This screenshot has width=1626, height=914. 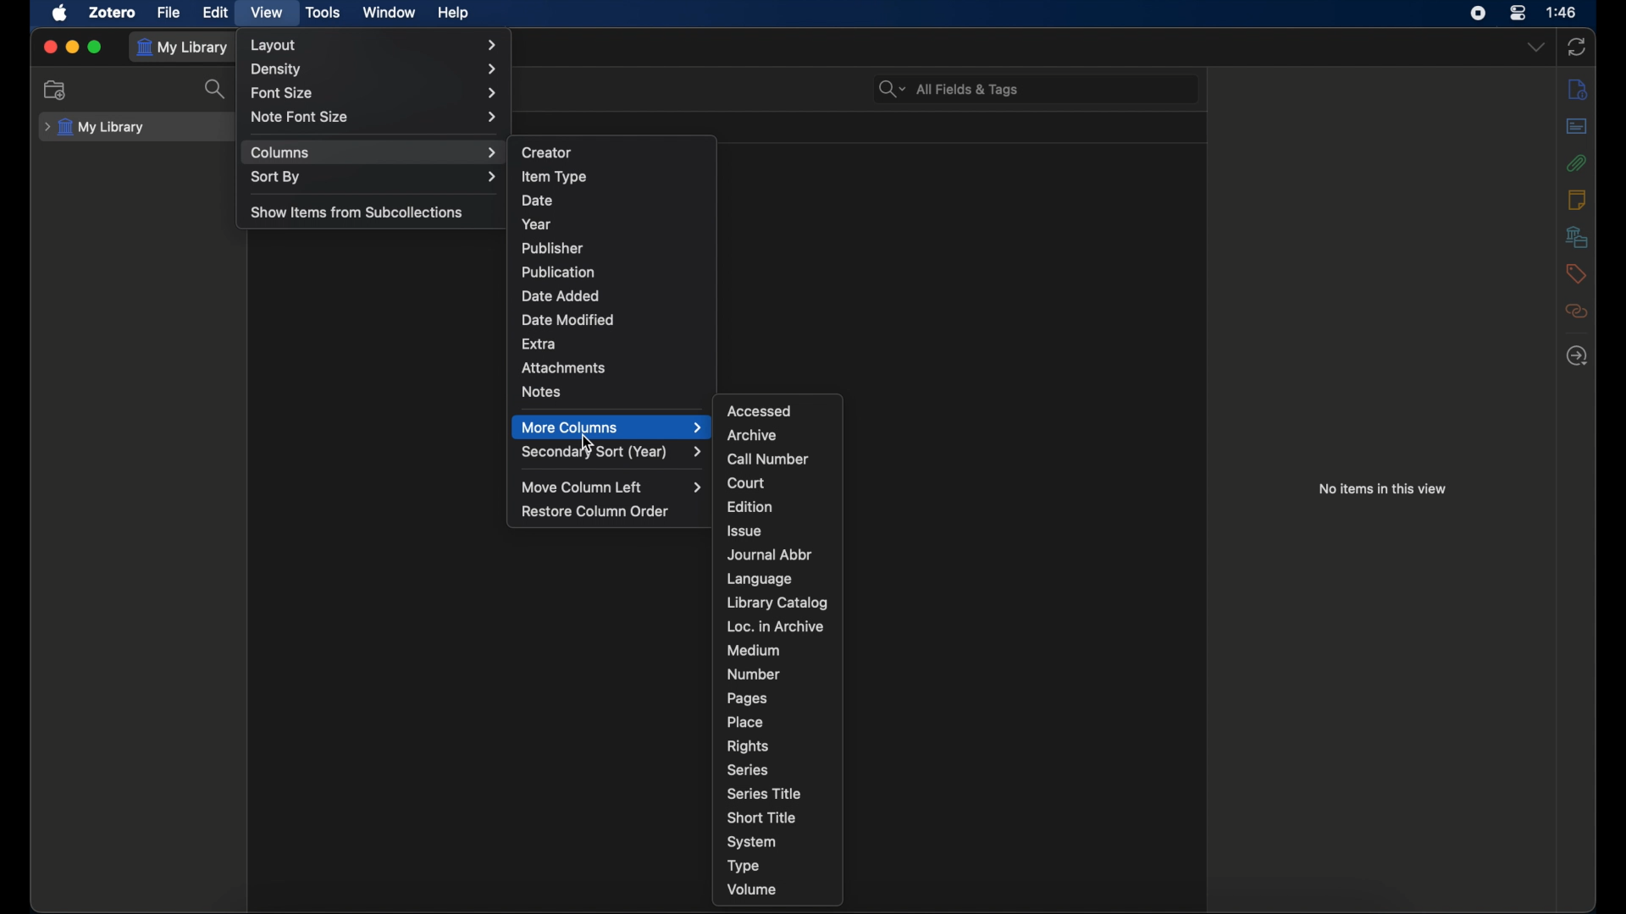 What do you see at coordinates (1576, 47) in the screenshot?
I see `sync` at bounding box center [1576, 47].